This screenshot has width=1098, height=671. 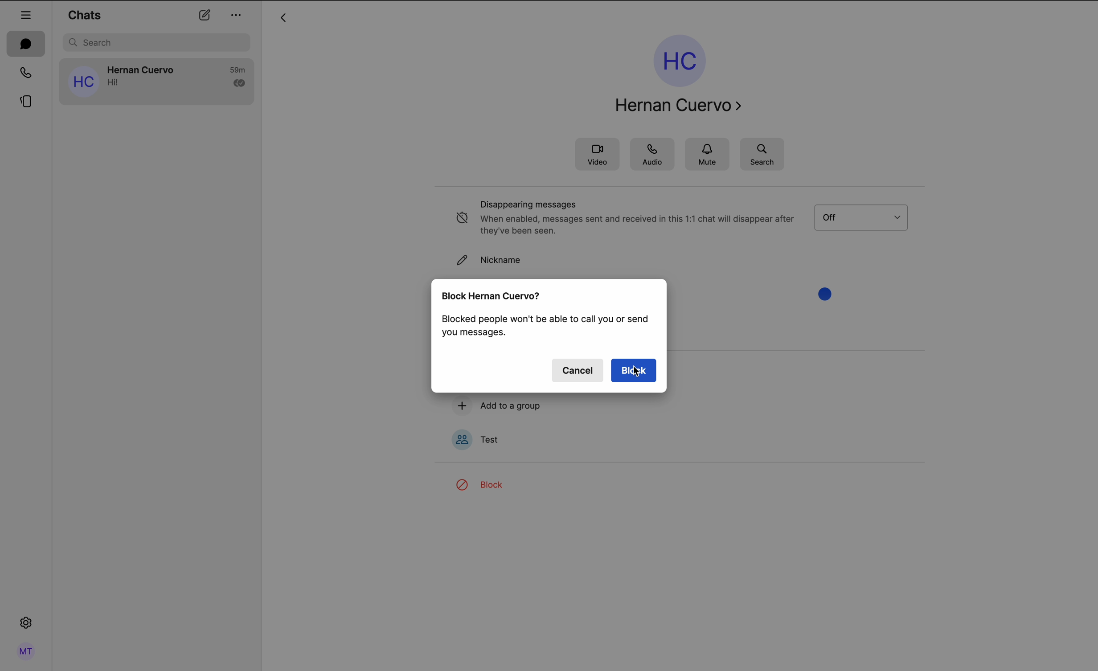 I want to click on chats, so click(x=87, y=14).